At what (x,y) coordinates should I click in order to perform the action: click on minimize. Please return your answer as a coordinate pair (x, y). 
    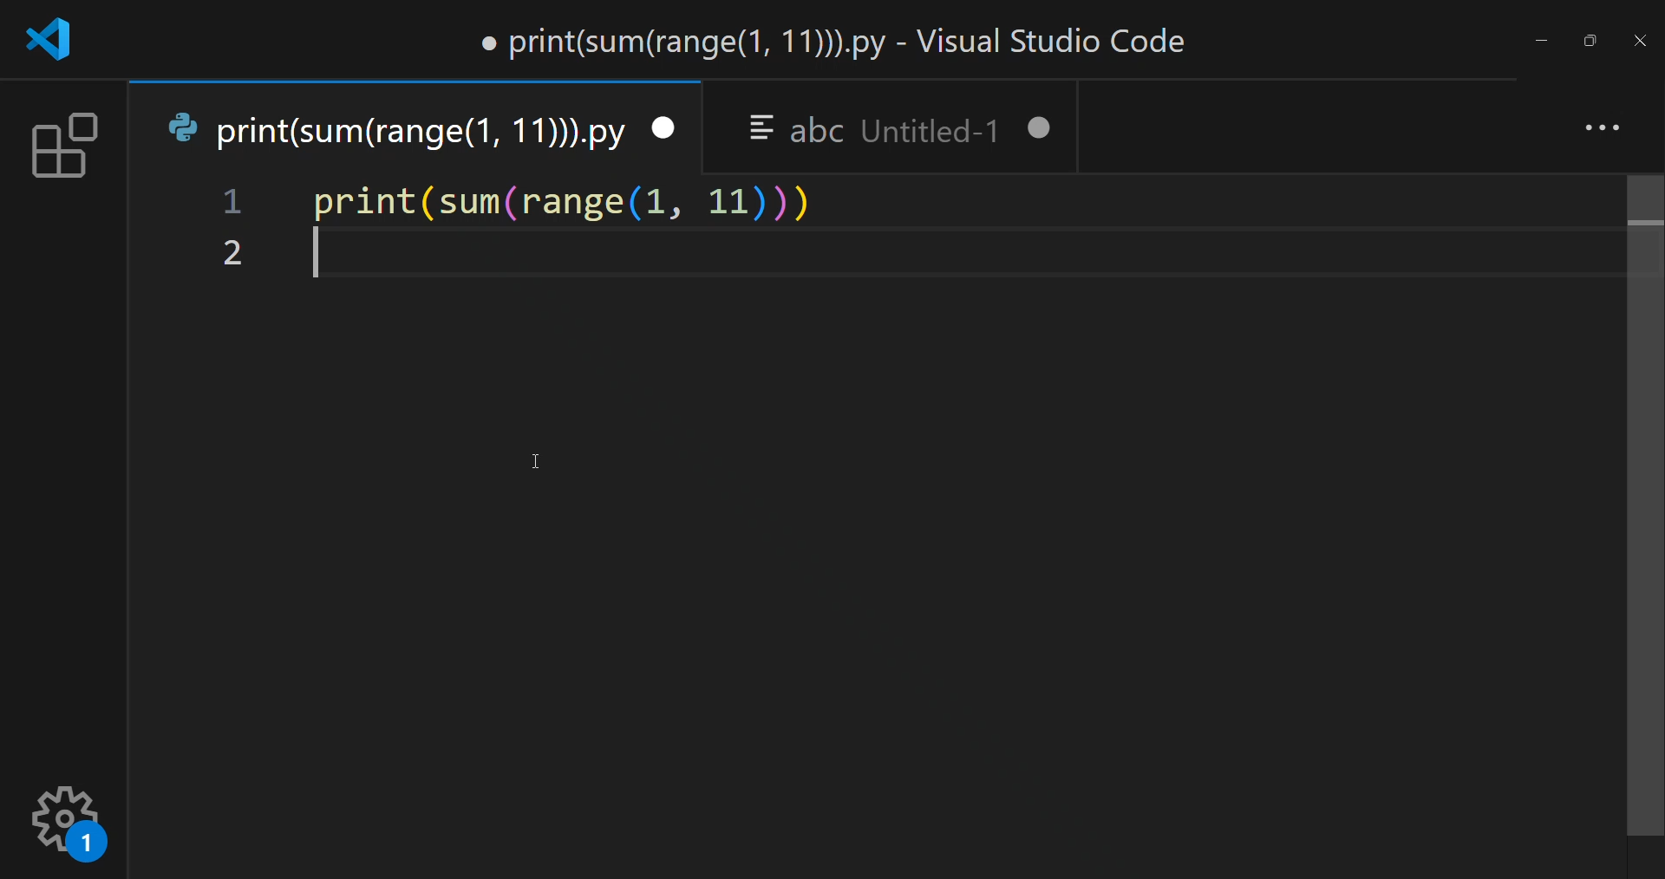
    Looking at the image, I should click on (1540, 42).